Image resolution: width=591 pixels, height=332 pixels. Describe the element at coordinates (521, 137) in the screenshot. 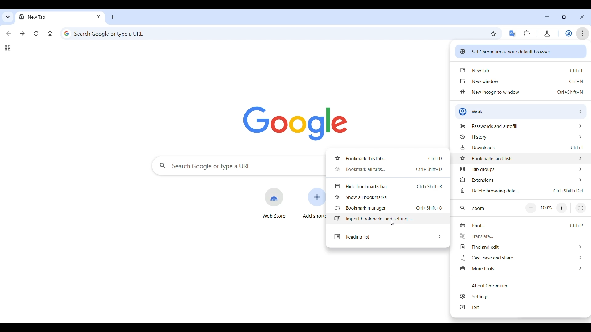

I see `History` at that location.